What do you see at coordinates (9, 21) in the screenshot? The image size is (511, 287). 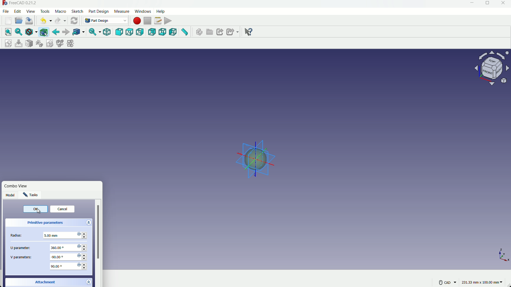 I see `new file` at bounding box center [9, 21].